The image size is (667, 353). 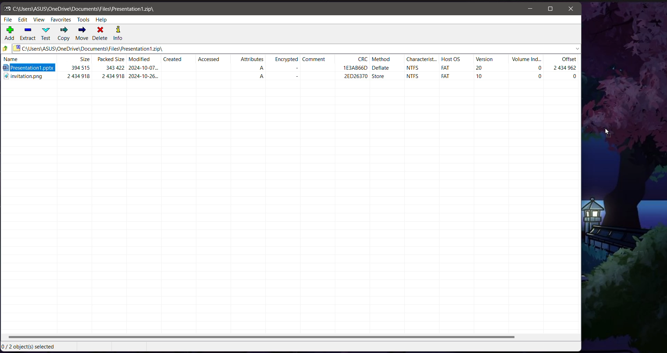 What do you see at coordinates (8, 20) in the screenshot?
I see `File` at bounding box center [8, 20].